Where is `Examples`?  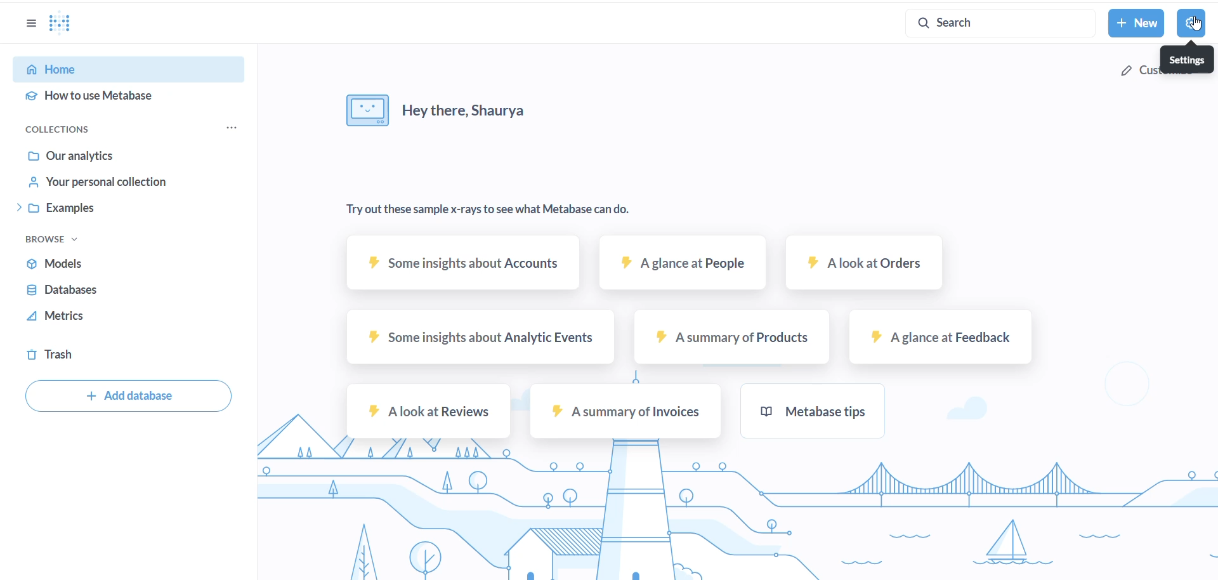
Examples is located at coordinates (122, 209).